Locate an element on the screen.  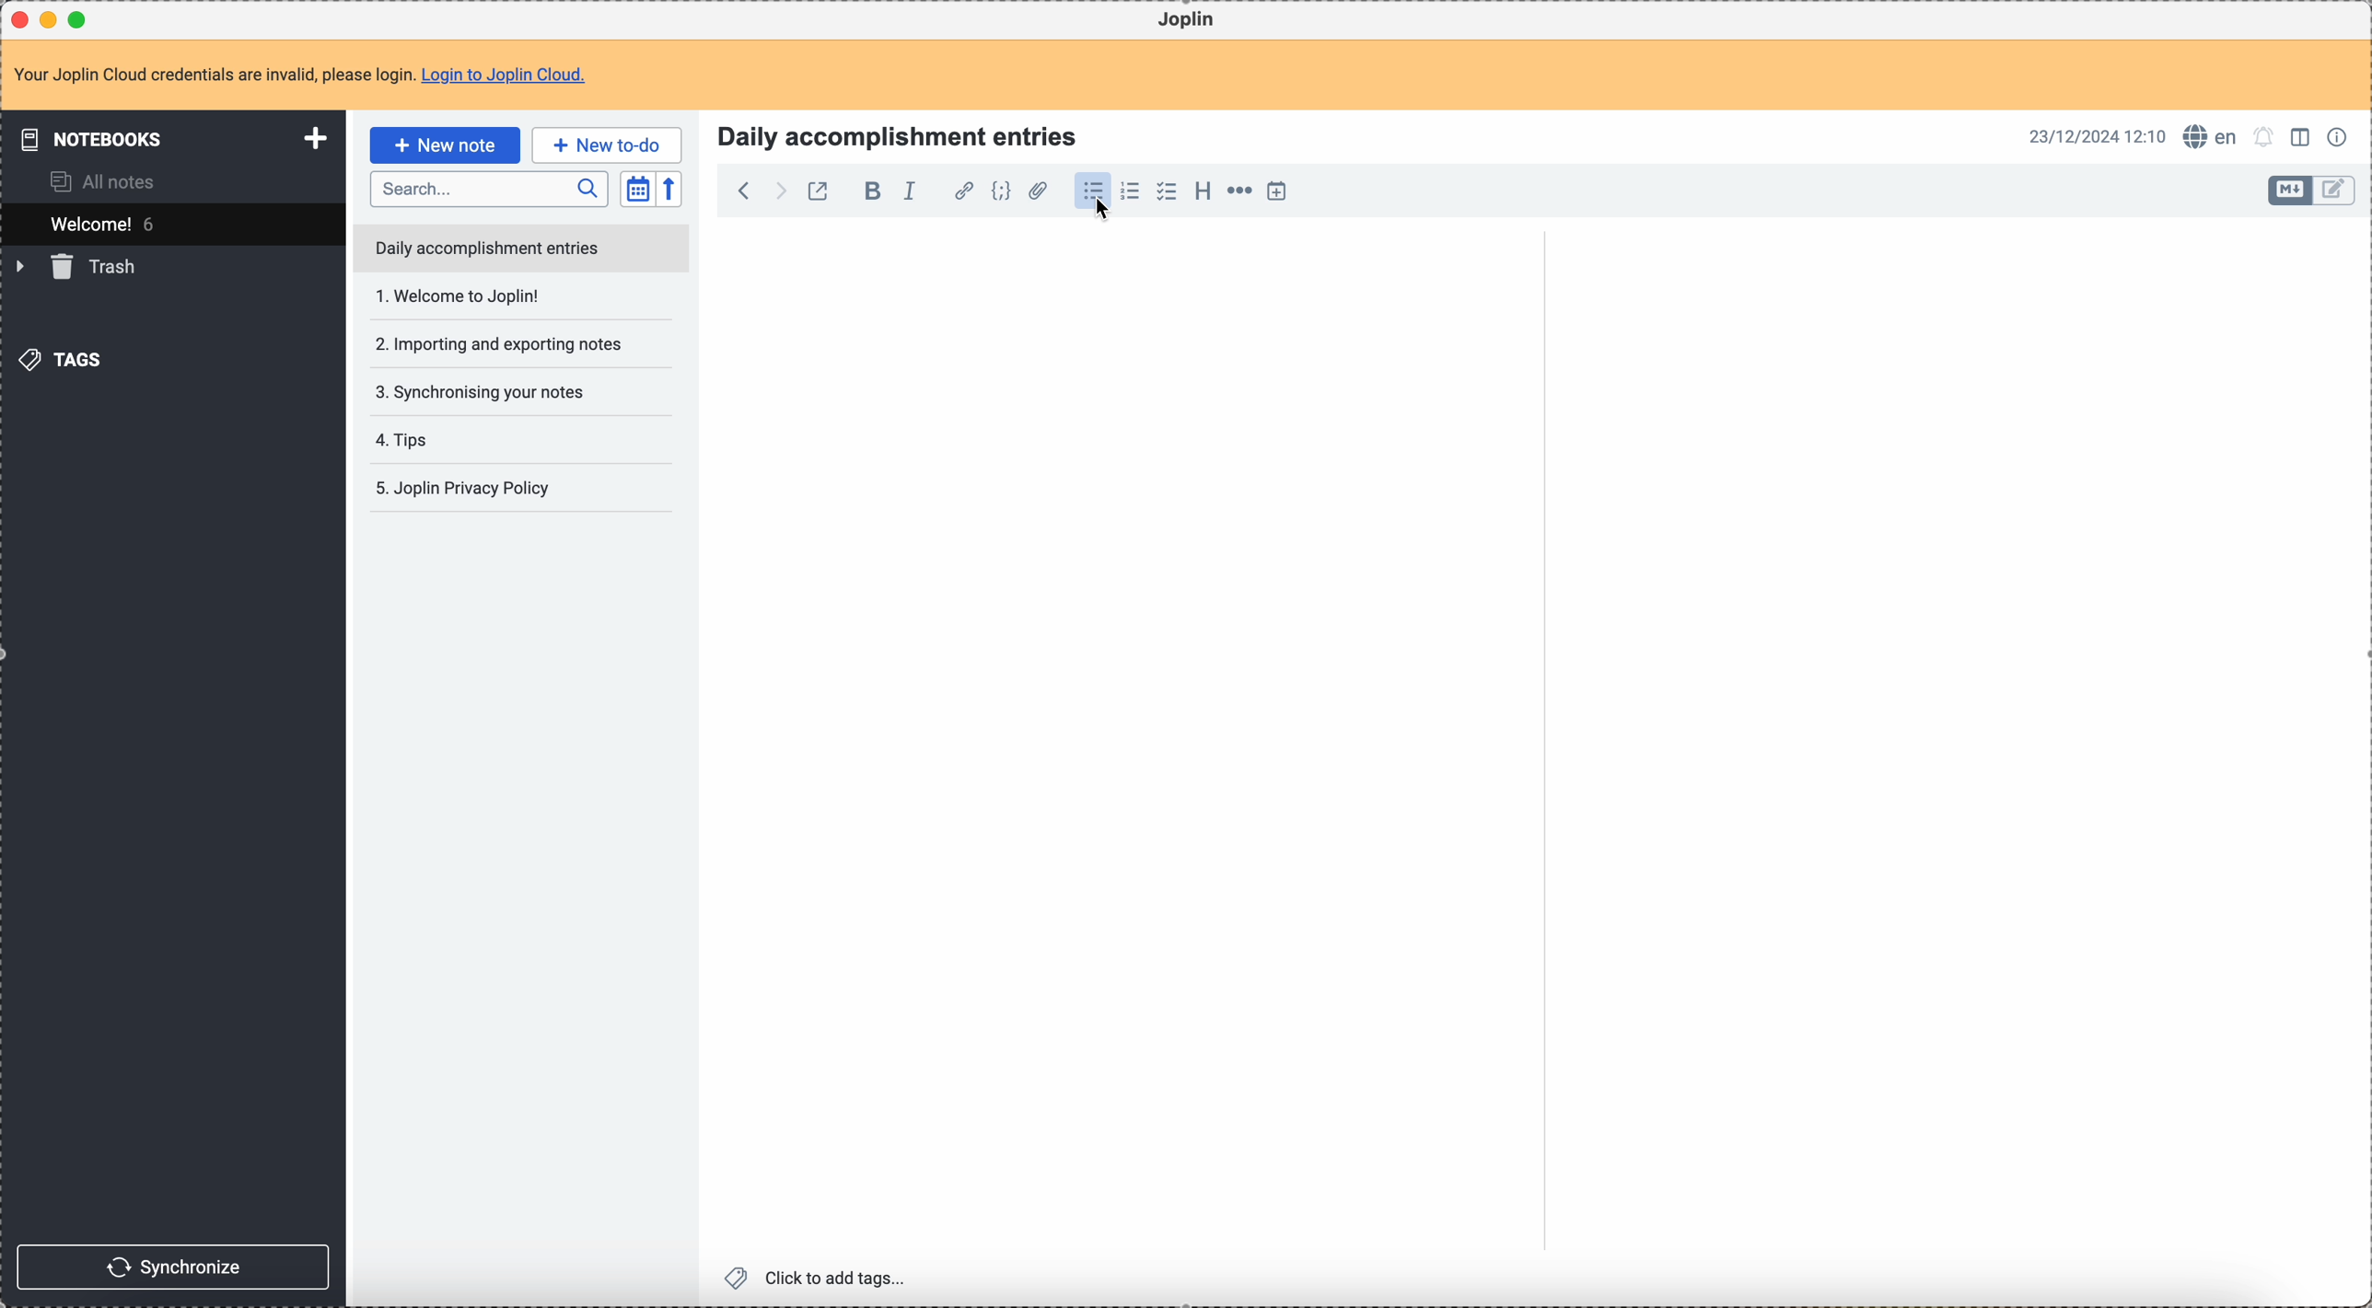
click on new note is located at coordinates (444, 145).